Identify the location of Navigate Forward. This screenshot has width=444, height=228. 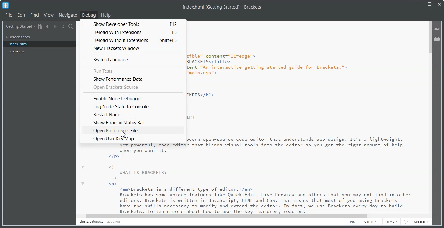
(55, 27).